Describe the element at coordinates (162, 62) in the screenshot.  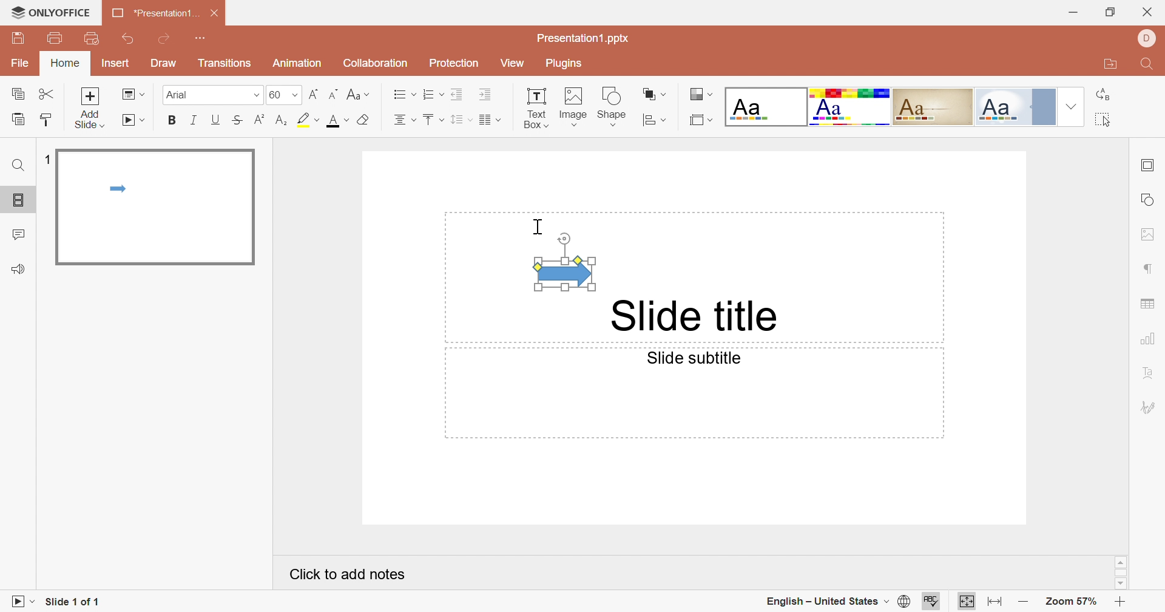
I see `Draw` at that location.